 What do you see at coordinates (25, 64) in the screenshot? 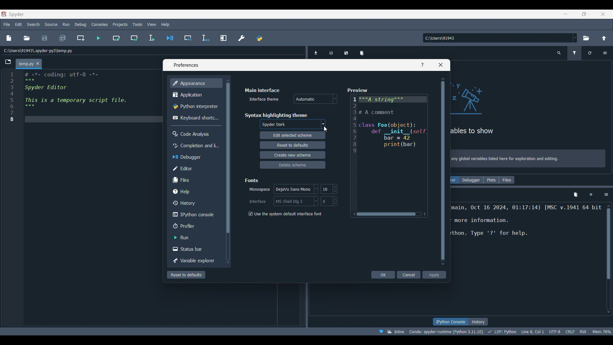
I see `Current tab` at bounding box center [25, 64].